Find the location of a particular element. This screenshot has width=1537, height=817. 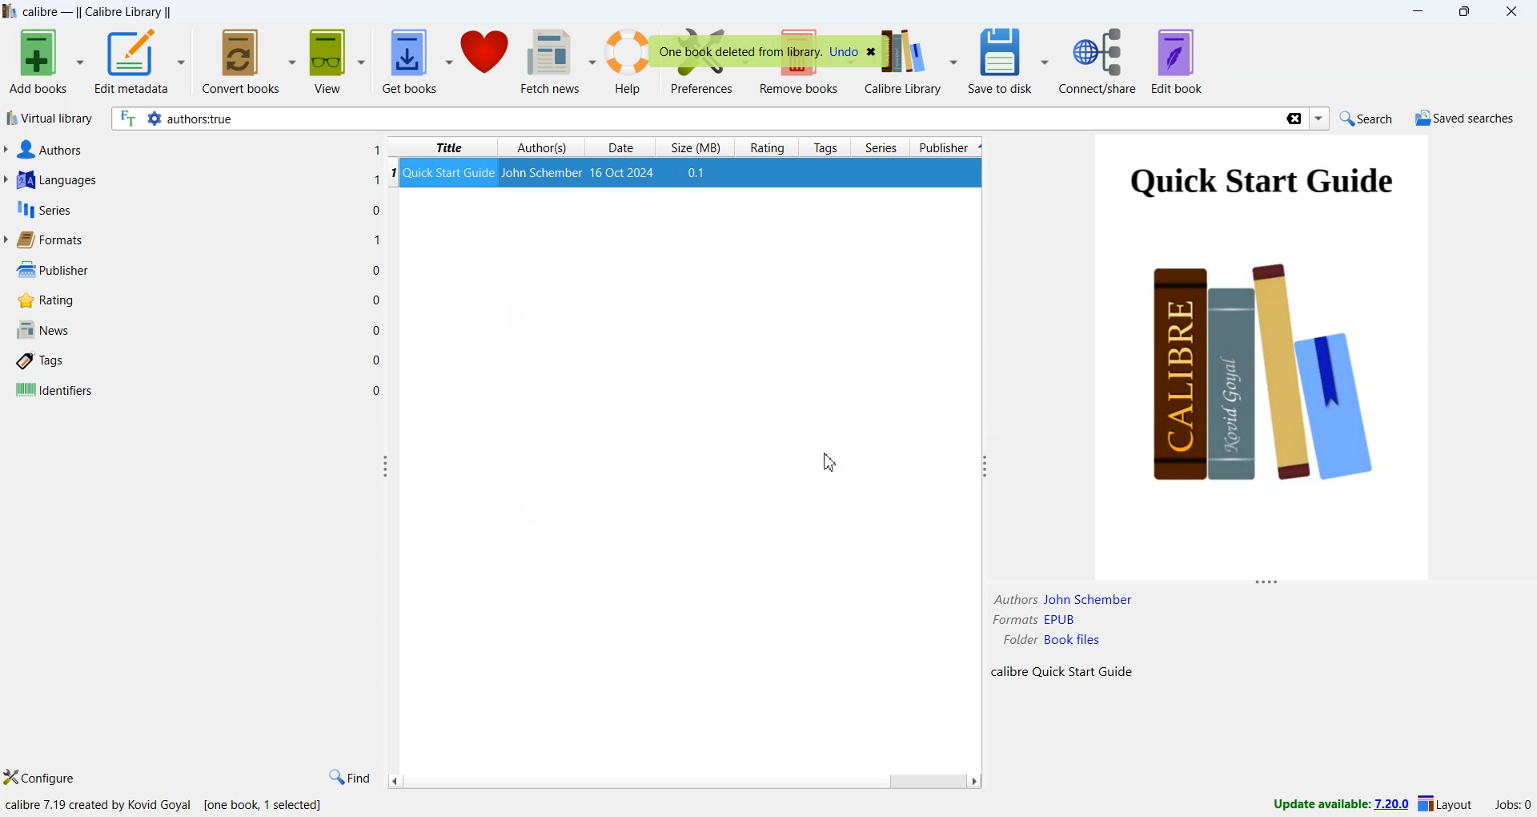

tags is located at coordinates (42, 362).